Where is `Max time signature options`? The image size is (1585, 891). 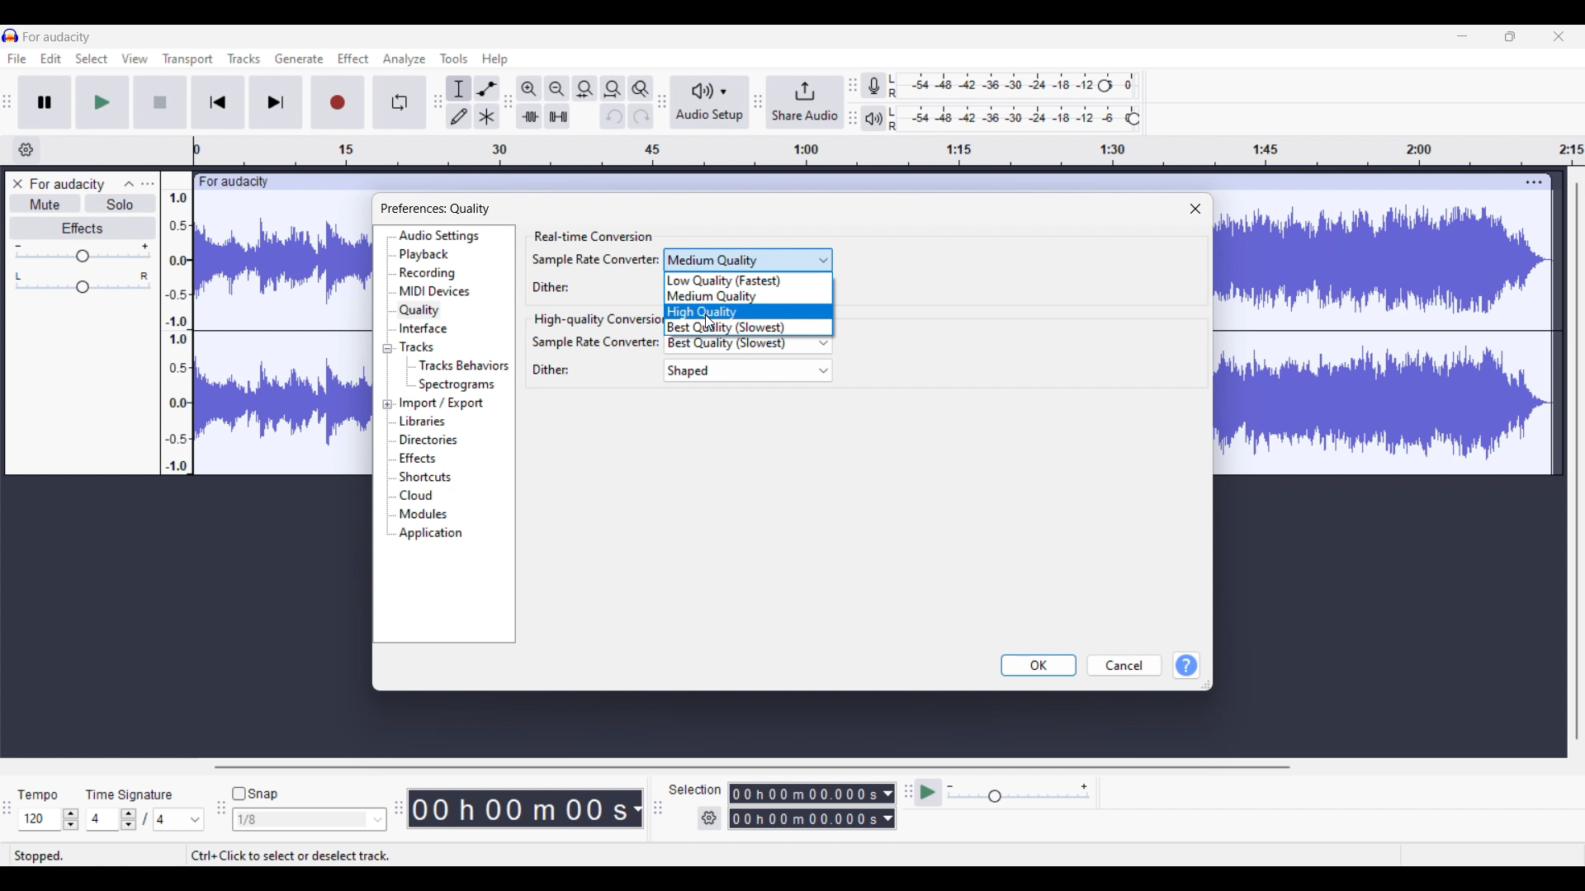
Max time signature options is located at coordinates (179, 819).